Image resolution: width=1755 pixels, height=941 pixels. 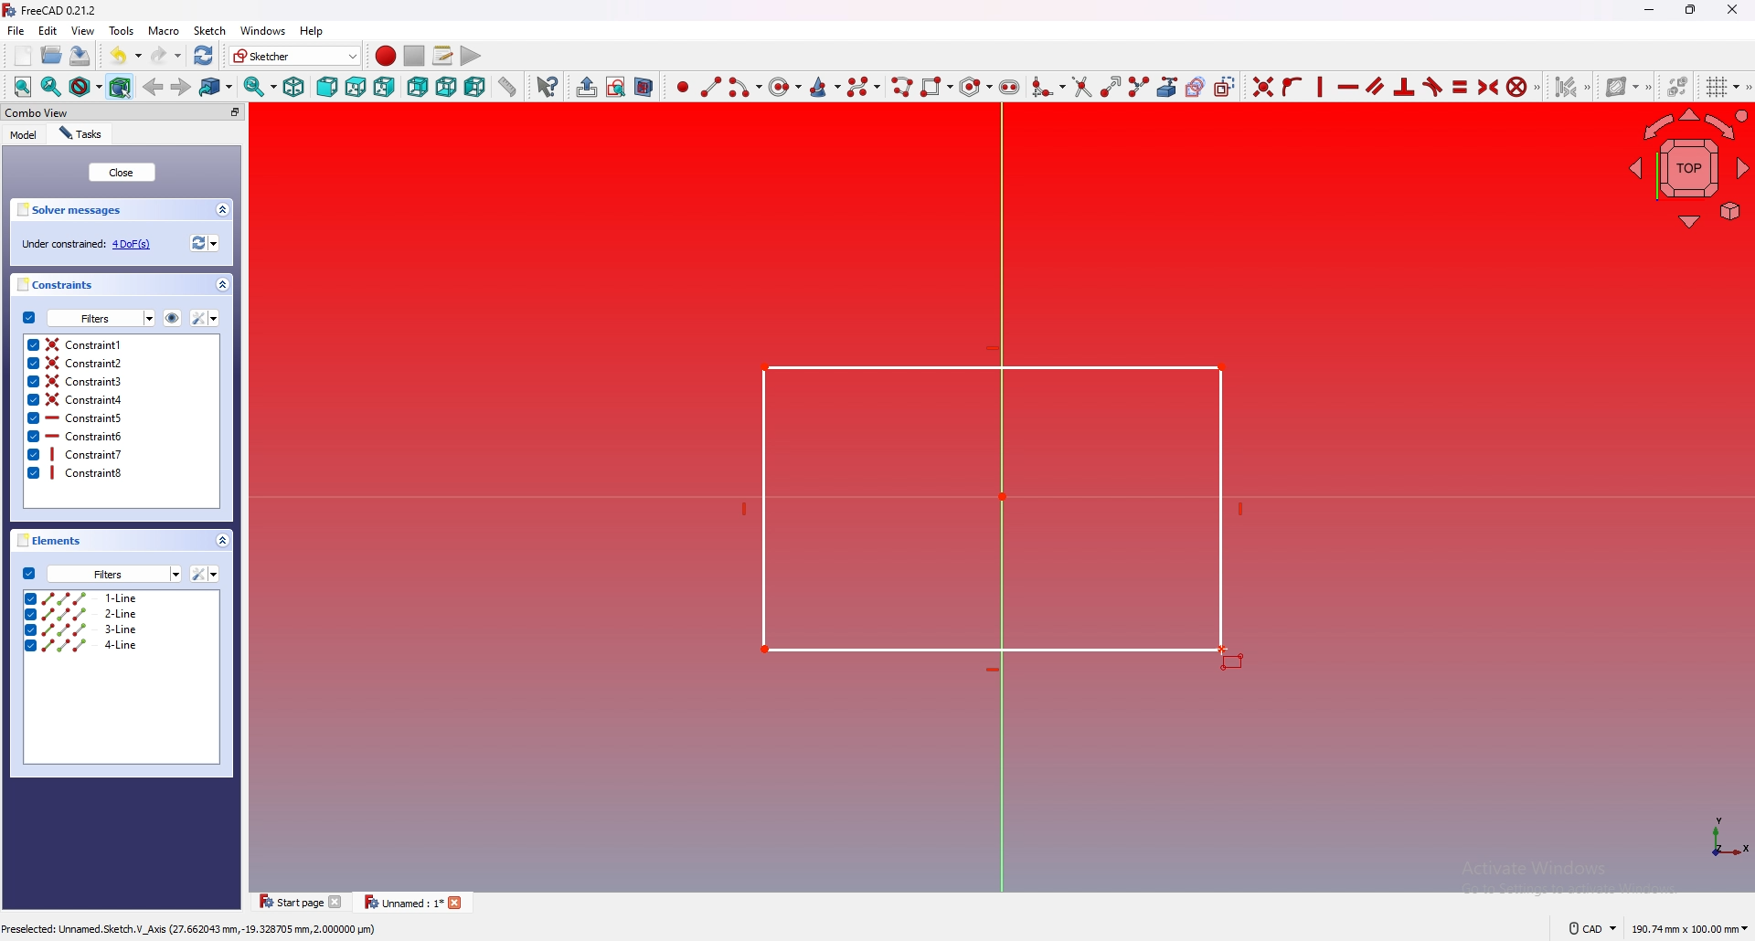 What do you see at coordinates (1727, 841) in the screenshot?
I see `axis` at bounding box center [1727, 841].